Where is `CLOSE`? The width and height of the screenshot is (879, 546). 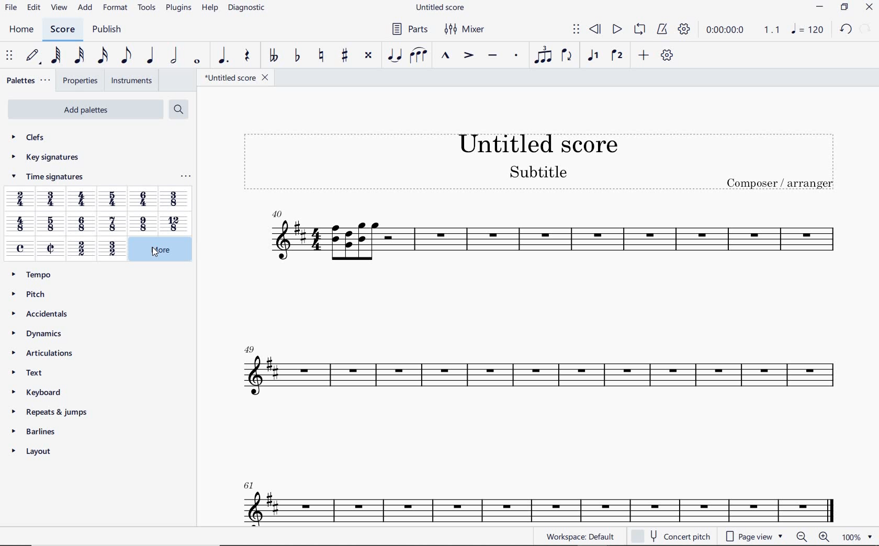
CLOSE is located at coordinates (869, 7).